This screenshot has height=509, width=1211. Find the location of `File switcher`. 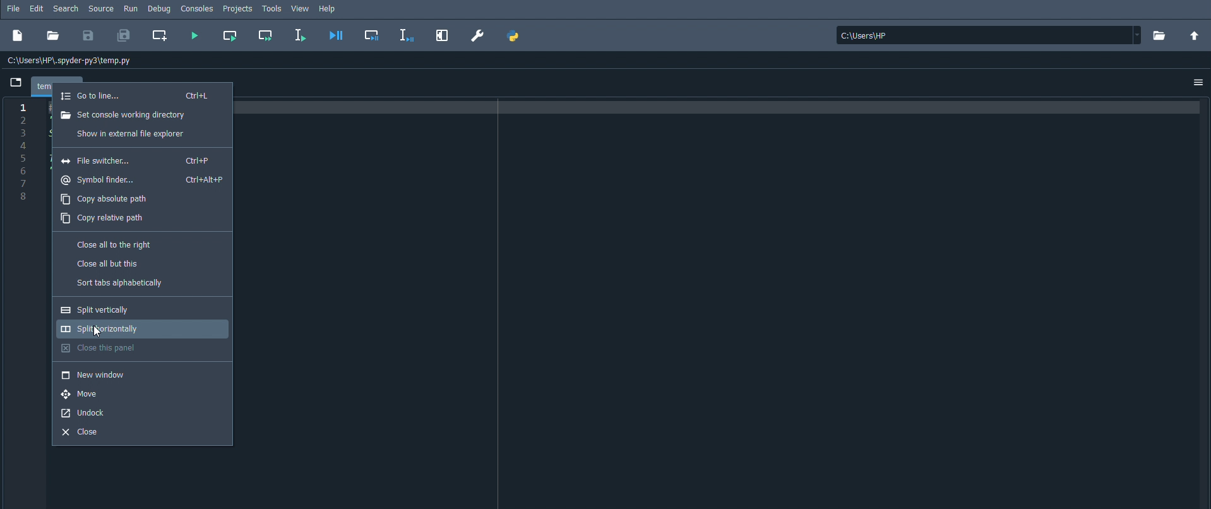

File switcher is located at coordinates (140, 161).